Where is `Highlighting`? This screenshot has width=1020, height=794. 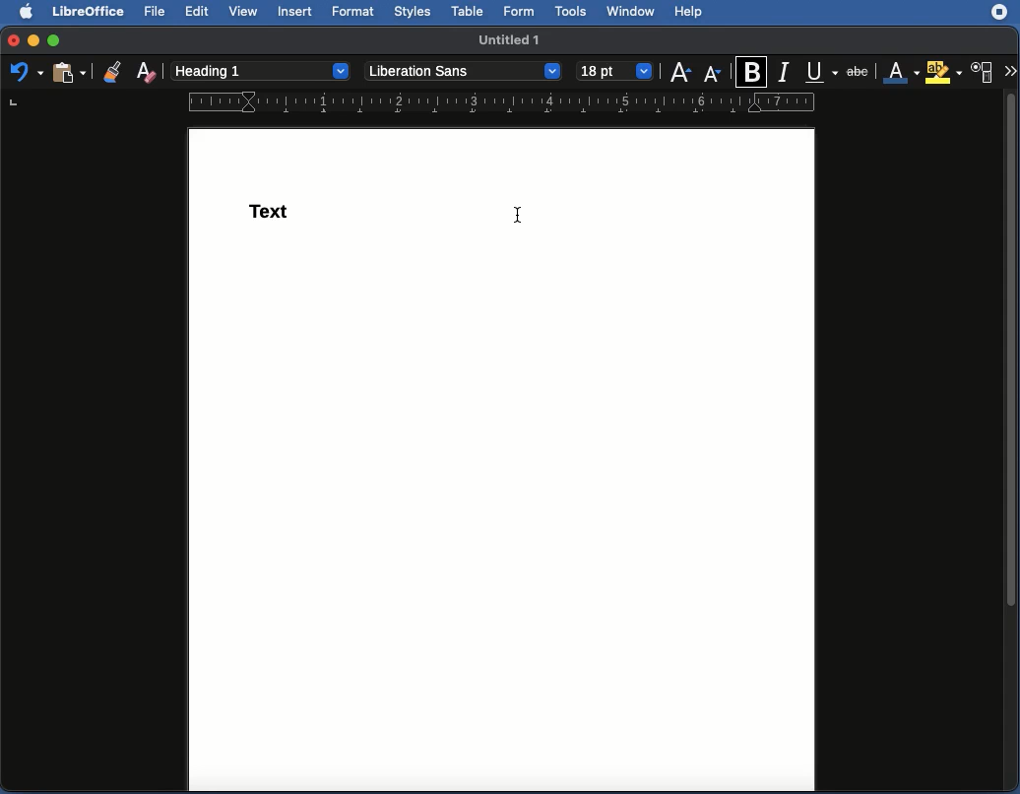
Highlighting is located at coordinates (943, 72).